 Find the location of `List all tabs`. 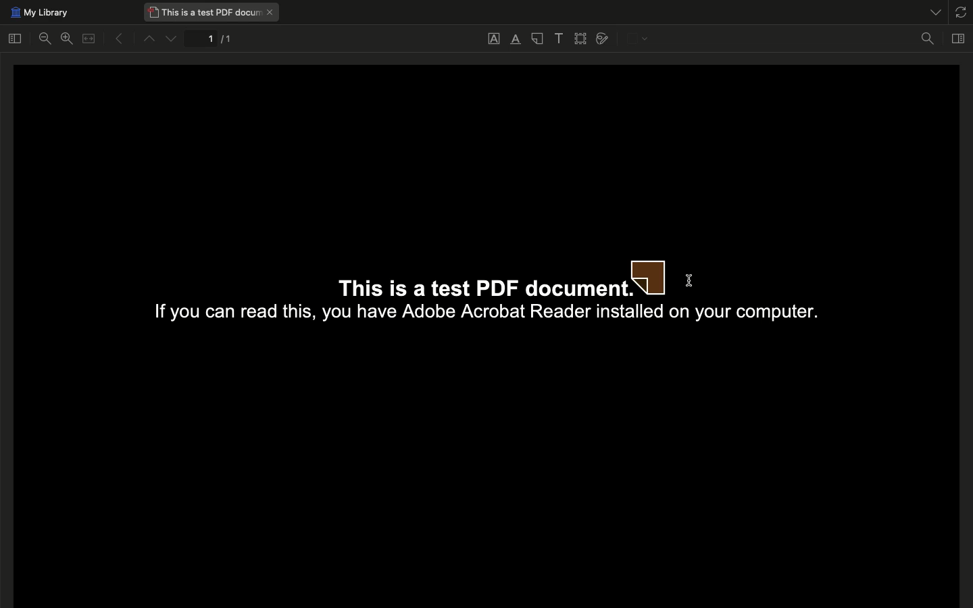

List all tabs is located at coordinates (932, 9).